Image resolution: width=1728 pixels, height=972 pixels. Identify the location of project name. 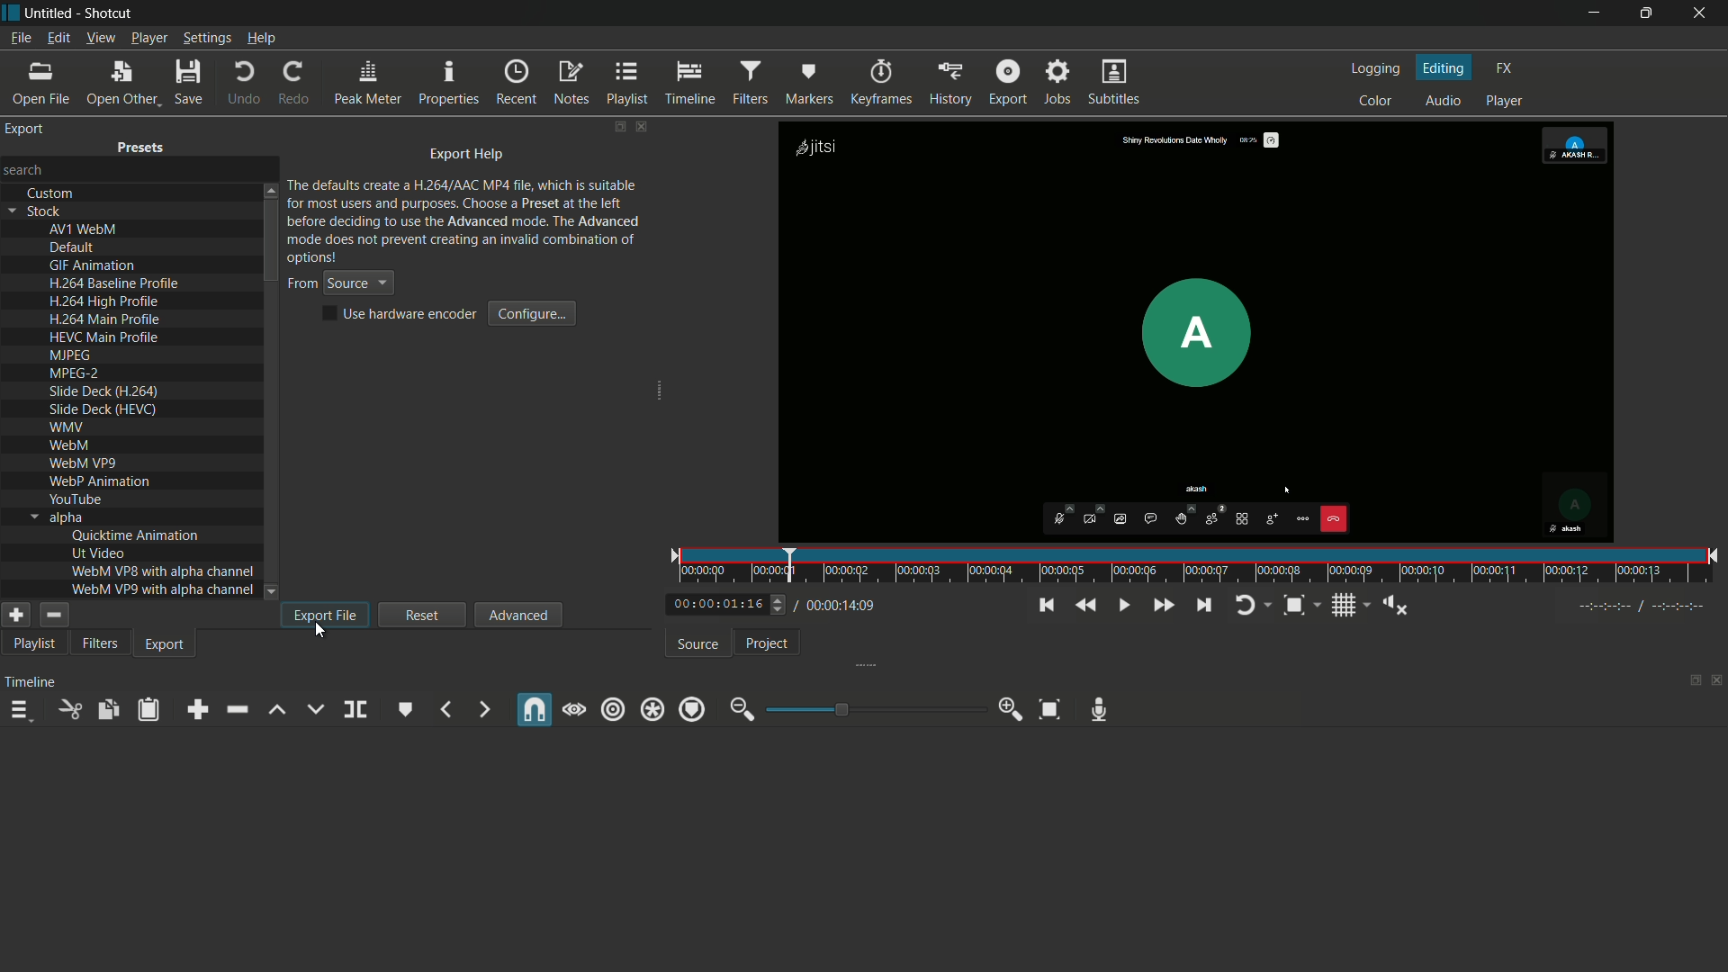
(49, 13).